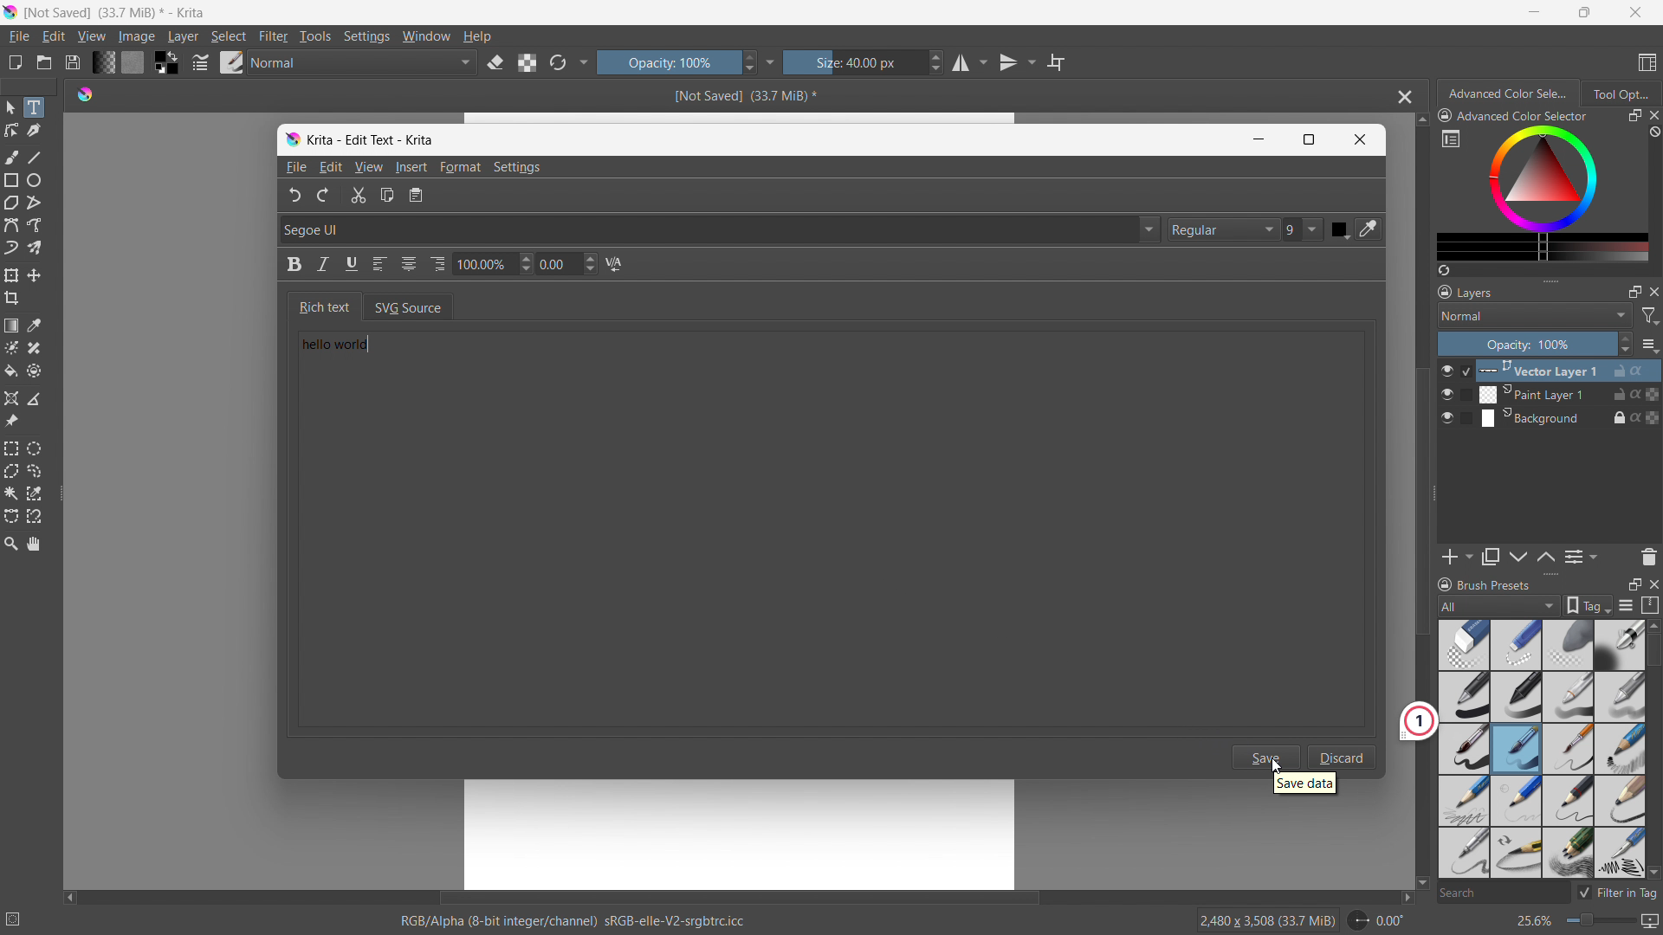  What do you see at coordinates (1255, 139) in the screenshot?
I see `Minimize` at bounding box center [1255, 139].